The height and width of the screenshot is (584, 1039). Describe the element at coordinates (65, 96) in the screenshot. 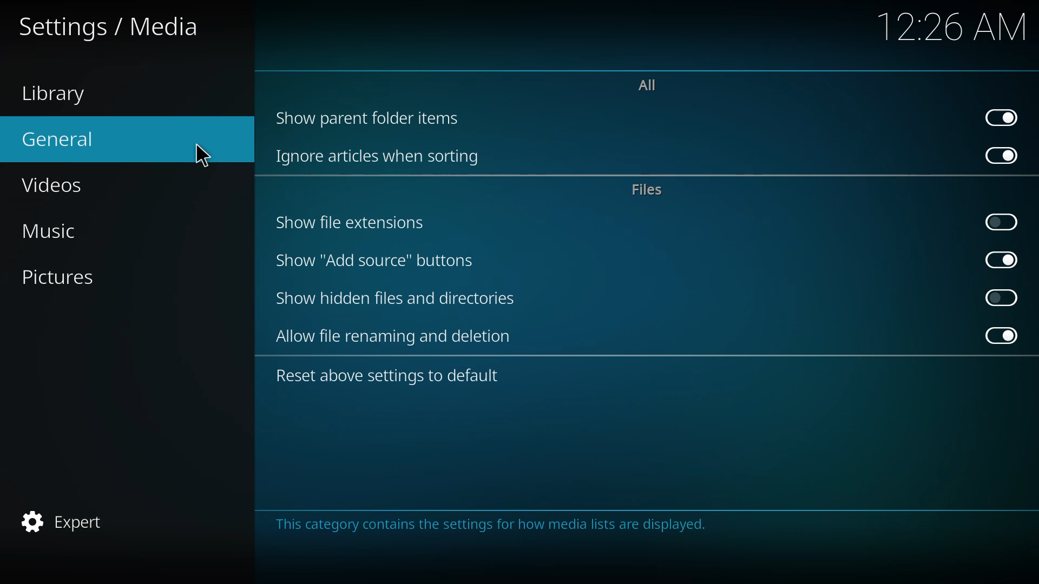

I see `library` at that location.